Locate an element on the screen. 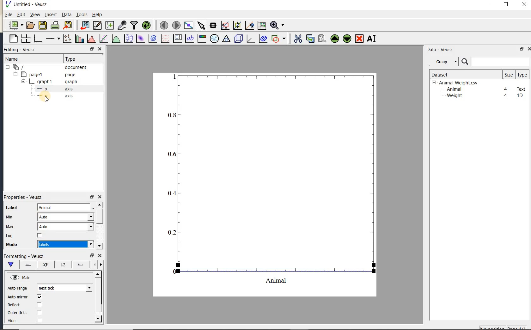 Image resolution: width=531 pixels, height=330 pixels. close is located at coordinates (100, 197).